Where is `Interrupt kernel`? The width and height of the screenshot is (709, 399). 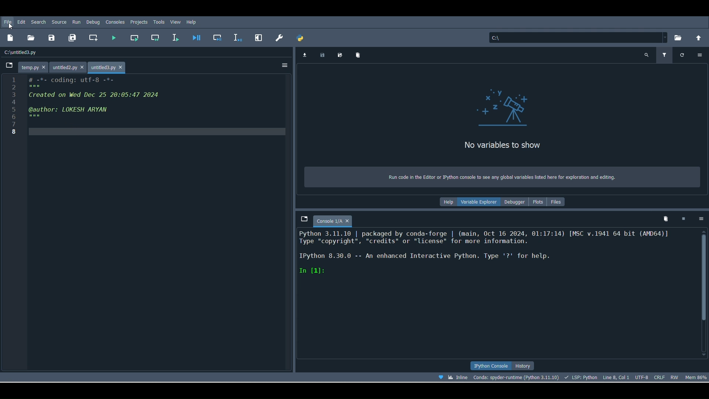 Interrupt kernel is located at coordinates (685, 218).